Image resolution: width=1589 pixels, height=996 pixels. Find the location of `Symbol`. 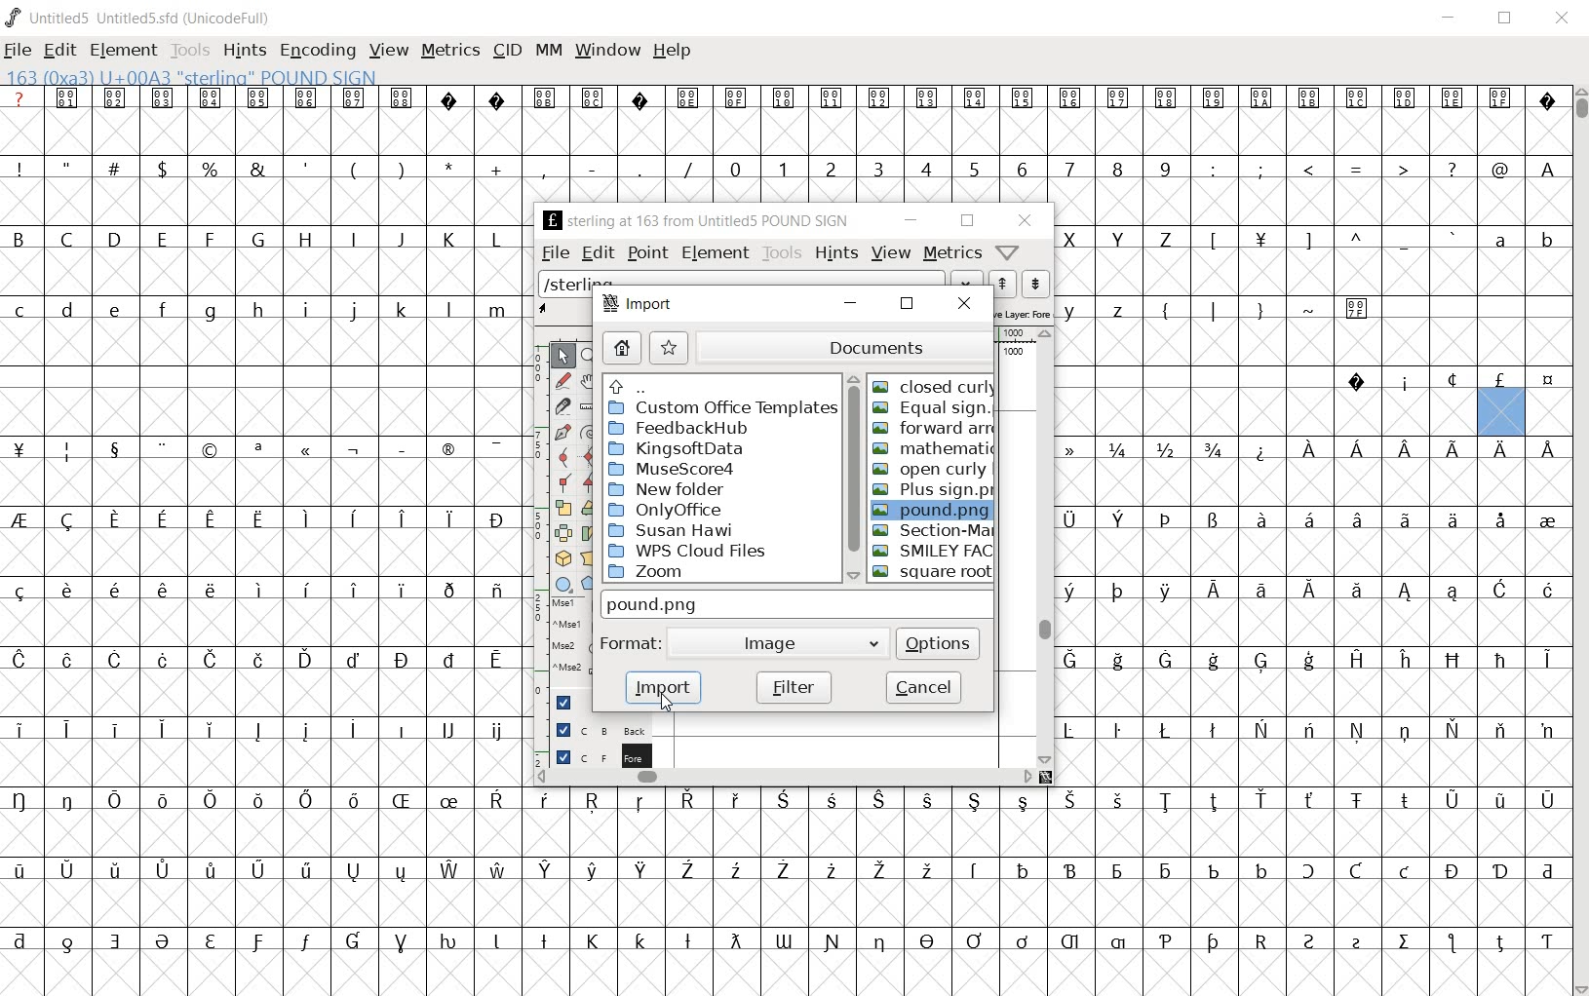

Symbol is located at coordinates (258, 871).